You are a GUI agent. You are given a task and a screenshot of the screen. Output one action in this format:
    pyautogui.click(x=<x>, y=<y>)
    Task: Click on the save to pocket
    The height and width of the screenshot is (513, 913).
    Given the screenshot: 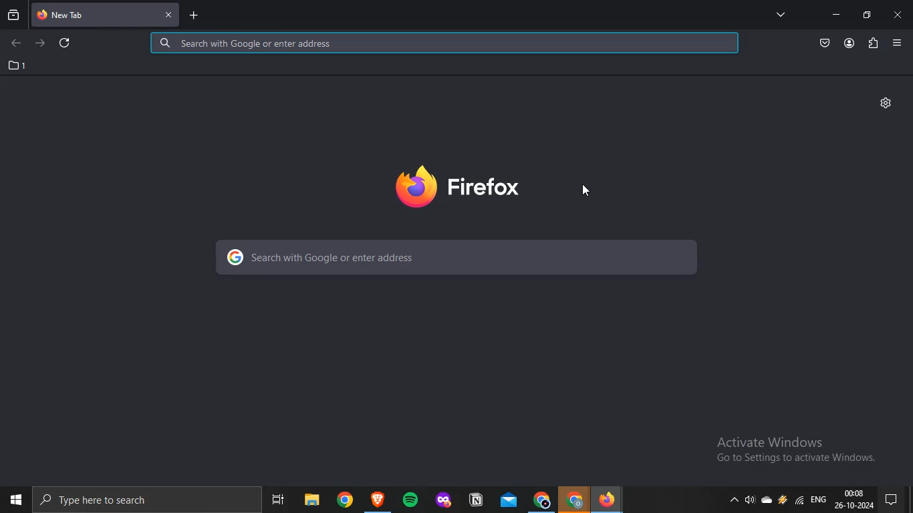 What is the action you would take?
    pyautogui.click(x=825, y=44)
    